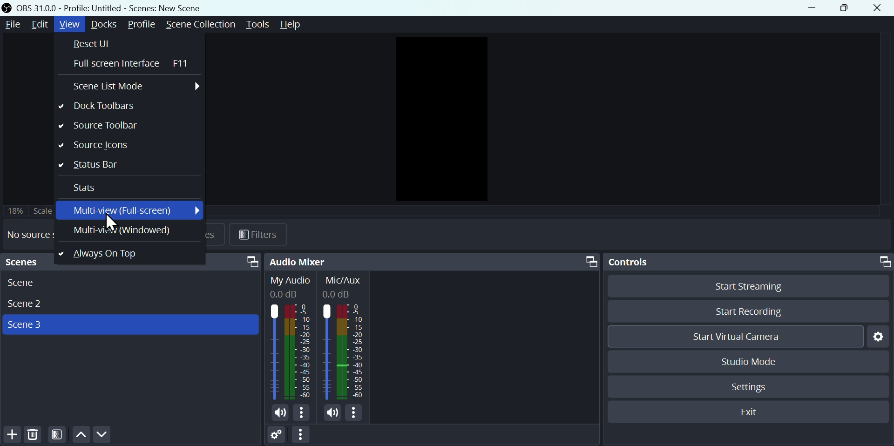  Describe the element at coordinates (130, 86) in the screenshot. I see `Screen list mode` at that location.